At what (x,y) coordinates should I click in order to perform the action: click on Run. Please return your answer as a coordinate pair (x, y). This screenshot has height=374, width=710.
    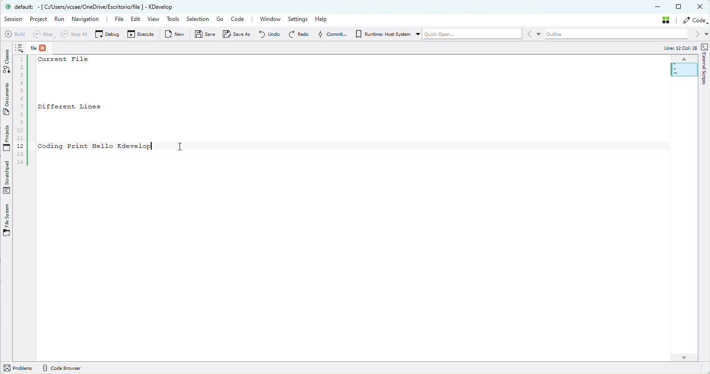
    Looking at the image, I should click on (58, 19).